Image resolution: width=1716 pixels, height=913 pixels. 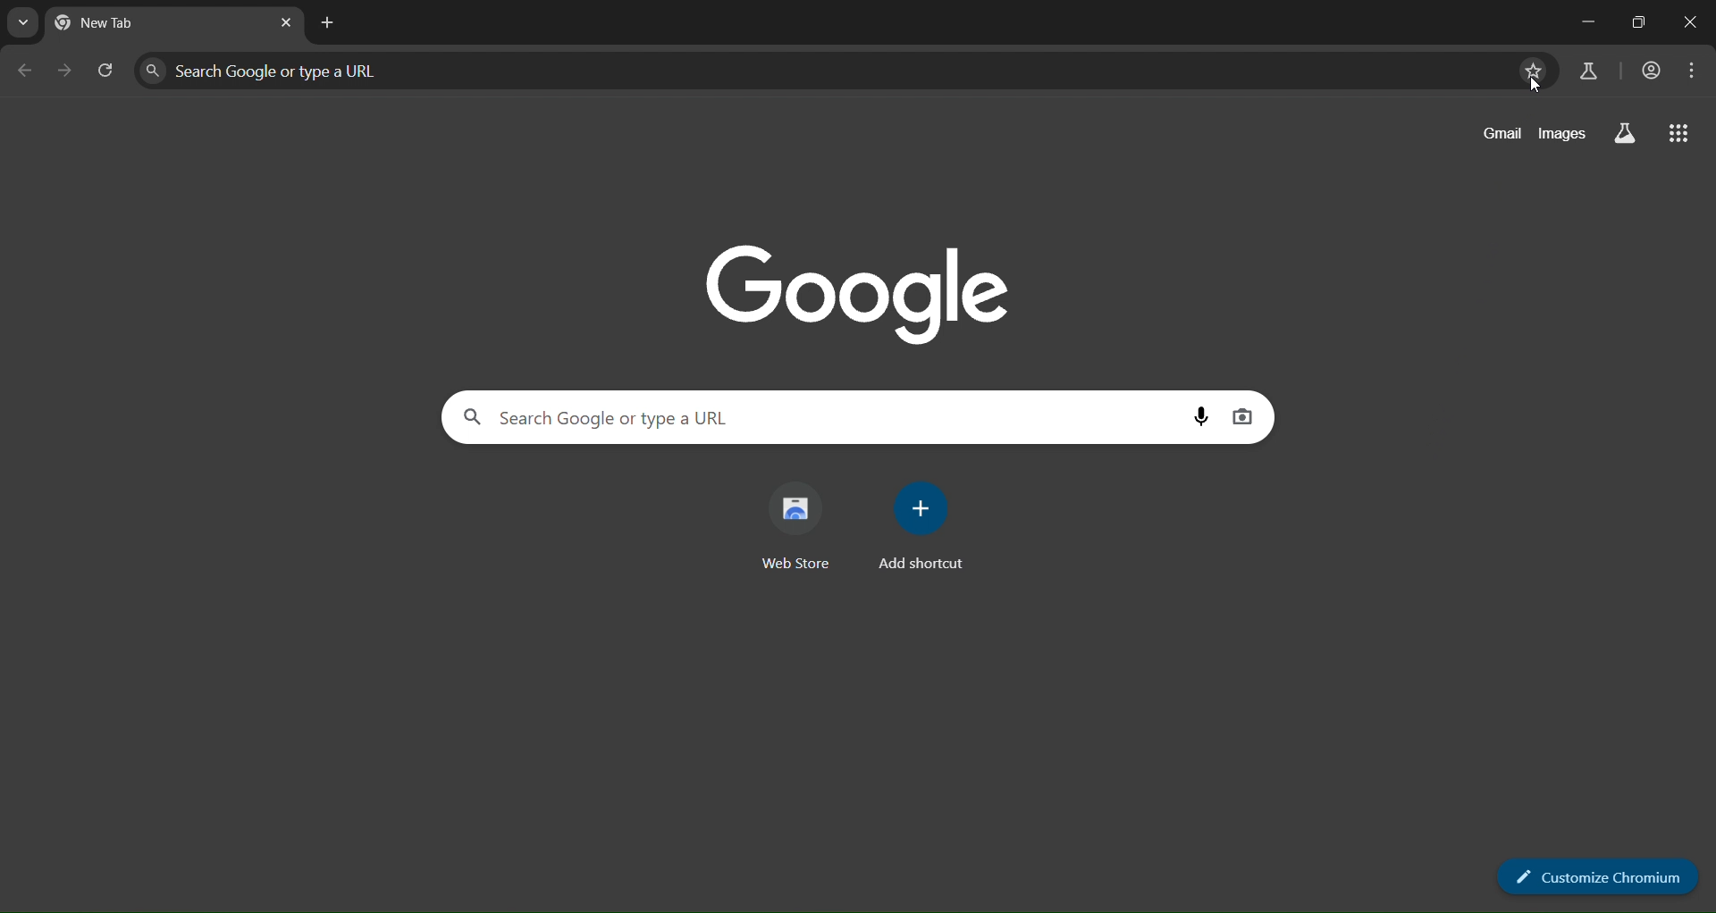 What do you see at coordinates (1498, 135) in the screenshot?
I see `gmail ` at bounding box center [1498, 135].